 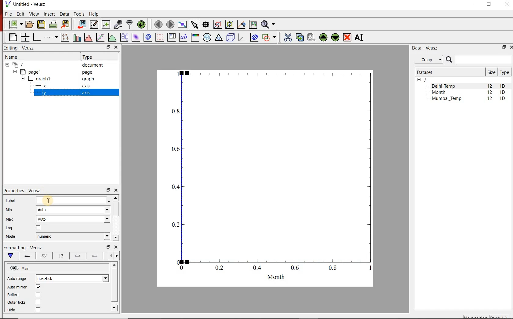 I want to click on plot box plots, so click(x=124, y=37).